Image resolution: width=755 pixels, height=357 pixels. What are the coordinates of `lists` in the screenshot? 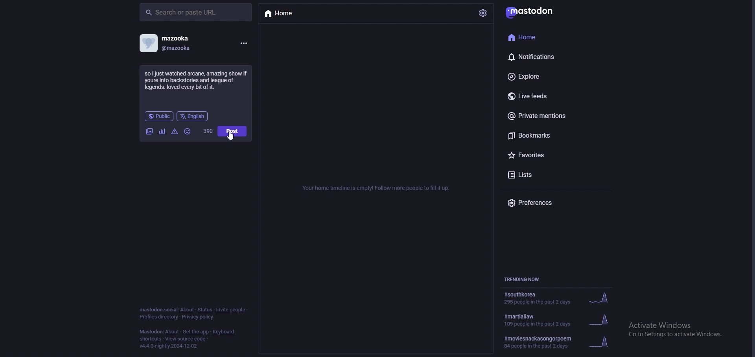 It's located at (545, 175).